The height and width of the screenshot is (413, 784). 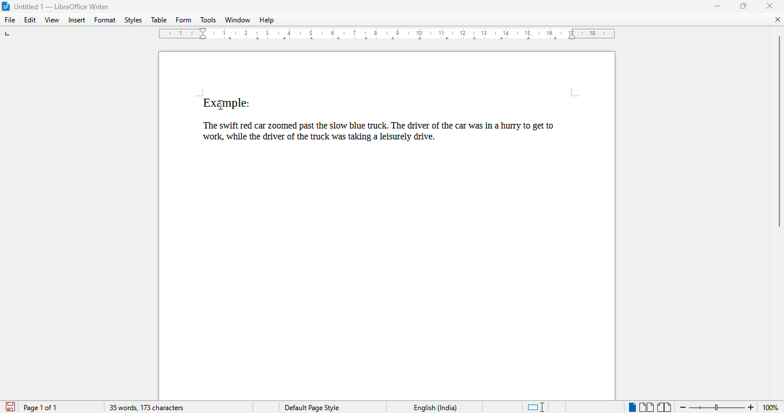 I want to click on book view, so click(x=665, y=407).